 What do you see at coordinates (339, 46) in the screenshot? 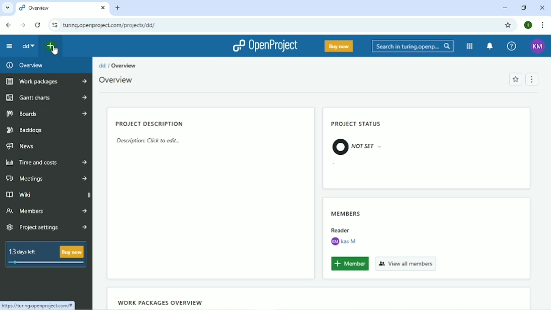
I see `Buy now` at bounding box center [339, 46].